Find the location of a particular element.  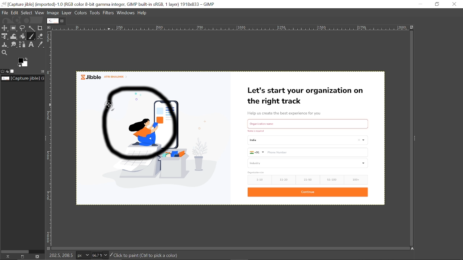

Click to paint(Ctrl to pick a color) is located at coordinates (145, 255).